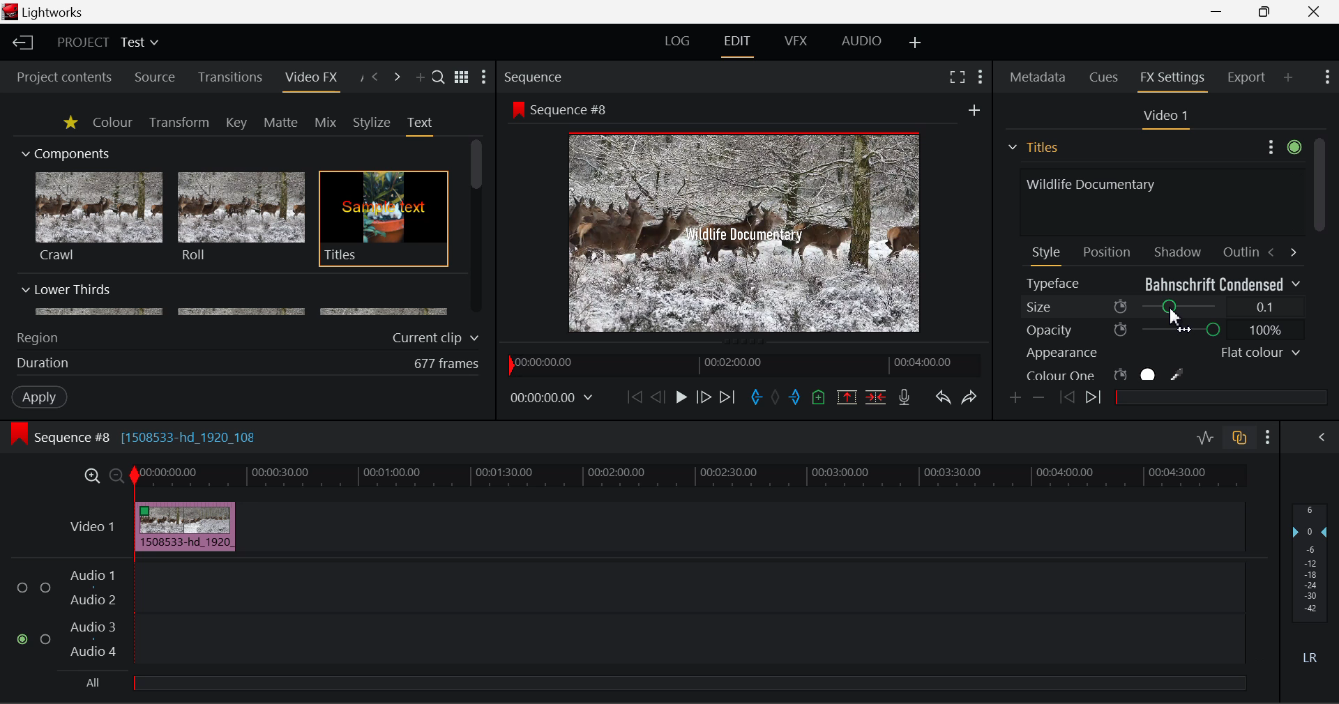 The width and height of the screenshot is (1339, 704). I want to click on Toggle audio levels editing, so click(1204, 436).